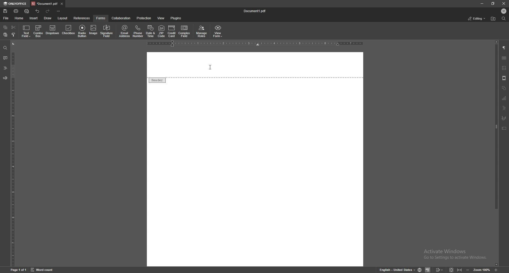 This screenshot has height=273, width=509. Describe the element at coordinates (504, 68) in the screenshot. I see `image` at that location.